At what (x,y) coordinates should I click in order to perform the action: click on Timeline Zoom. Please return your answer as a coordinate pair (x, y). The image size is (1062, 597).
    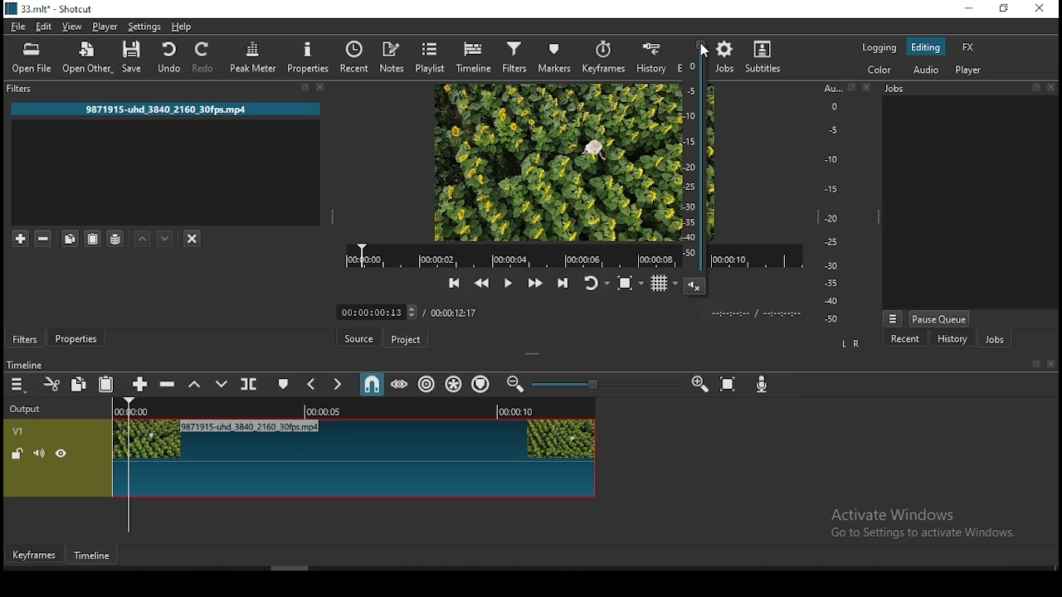
    Looking at the image, I should click on (607, 385).